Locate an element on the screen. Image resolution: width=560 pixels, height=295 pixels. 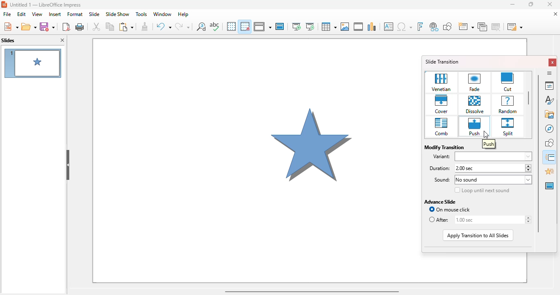
slide is located at coordinates (94, 14).